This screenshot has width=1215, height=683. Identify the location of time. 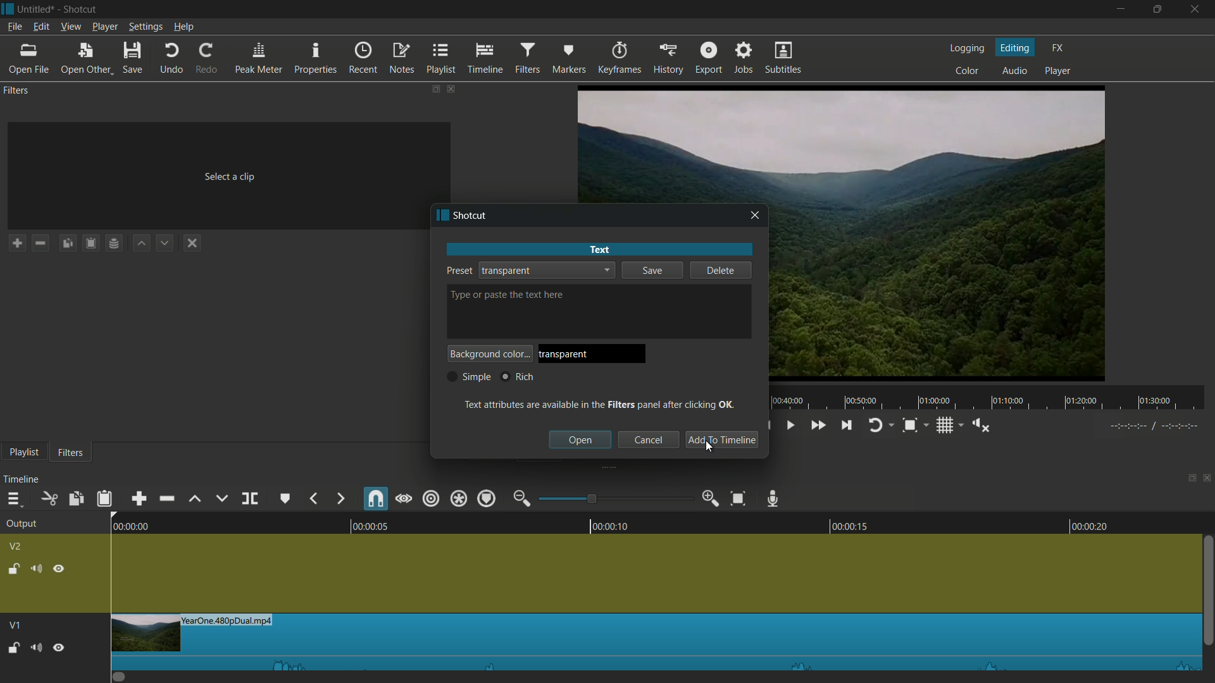
(992, 398).